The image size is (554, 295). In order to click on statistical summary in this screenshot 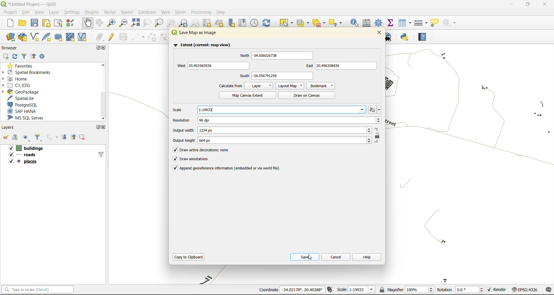, I will do `click(391, 23)`.